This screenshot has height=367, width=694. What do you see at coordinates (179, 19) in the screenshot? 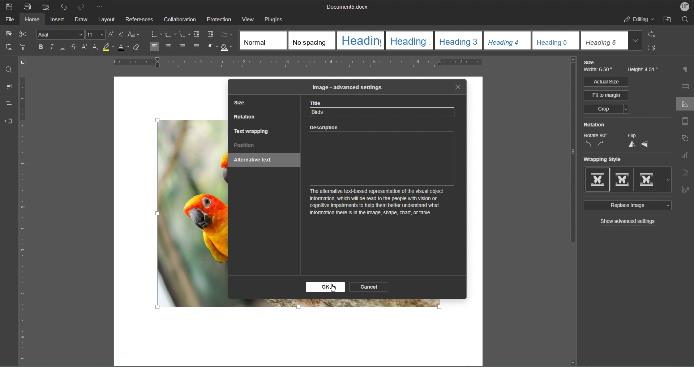
I see `Collaboration` at bounding box center [179, 19].